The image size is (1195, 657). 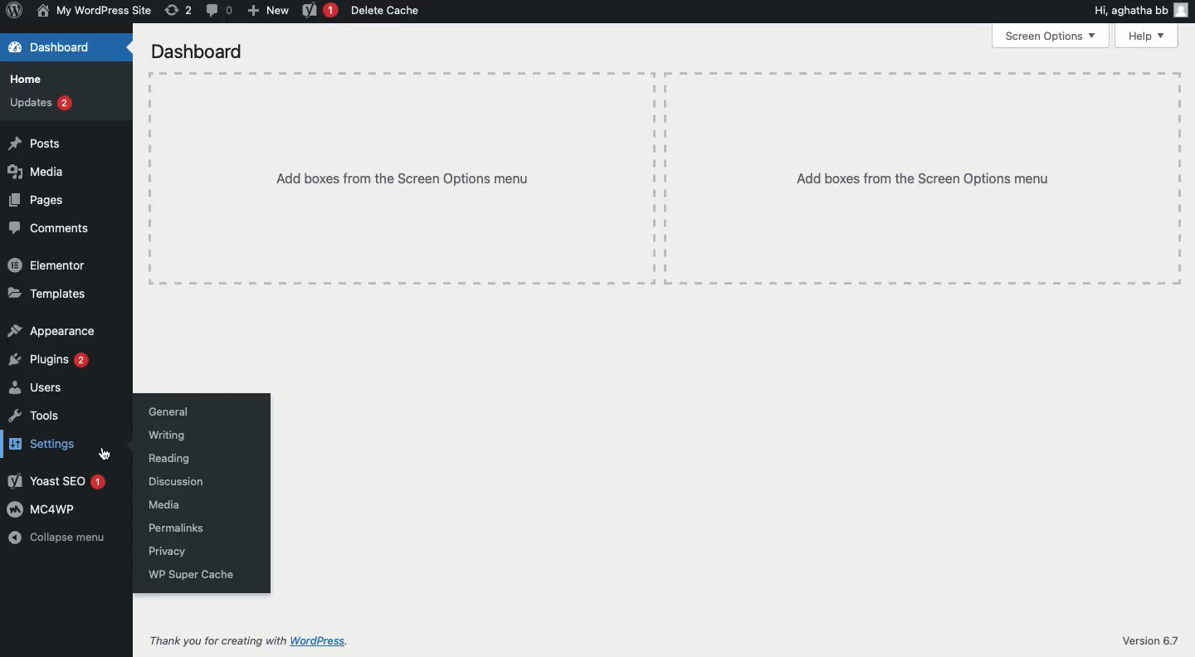 What do you see at coordinates (54, 48) in the screenshot?
I see `Dashboard` at bounding box center [54, 48].